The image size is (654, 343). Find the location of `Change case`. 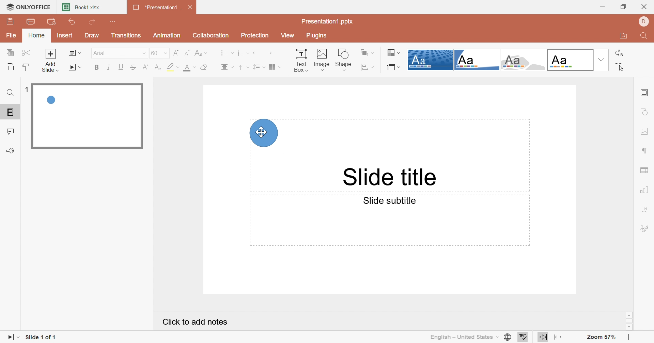

Change case is located at coordinates (201, 52).